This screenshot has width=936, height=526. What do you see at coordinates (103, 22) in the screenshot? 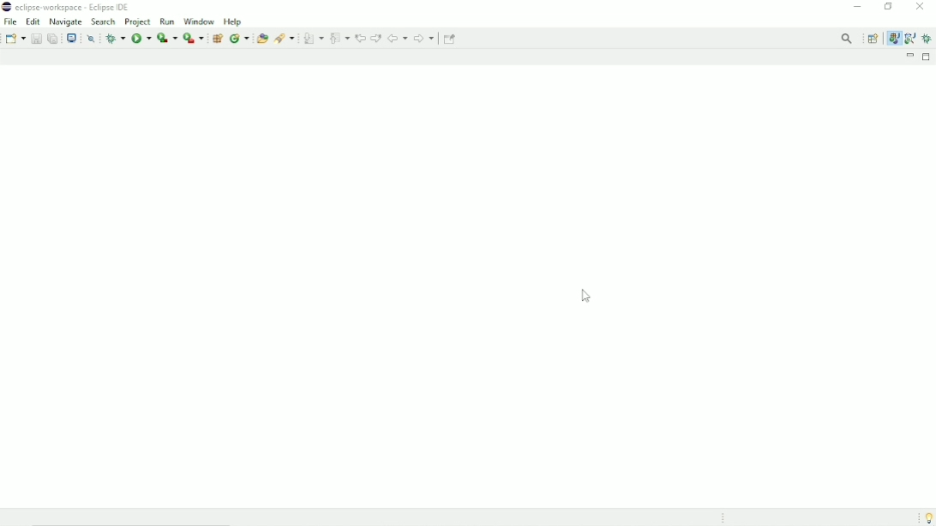
I see `Search` at bounding box center [103, 22].